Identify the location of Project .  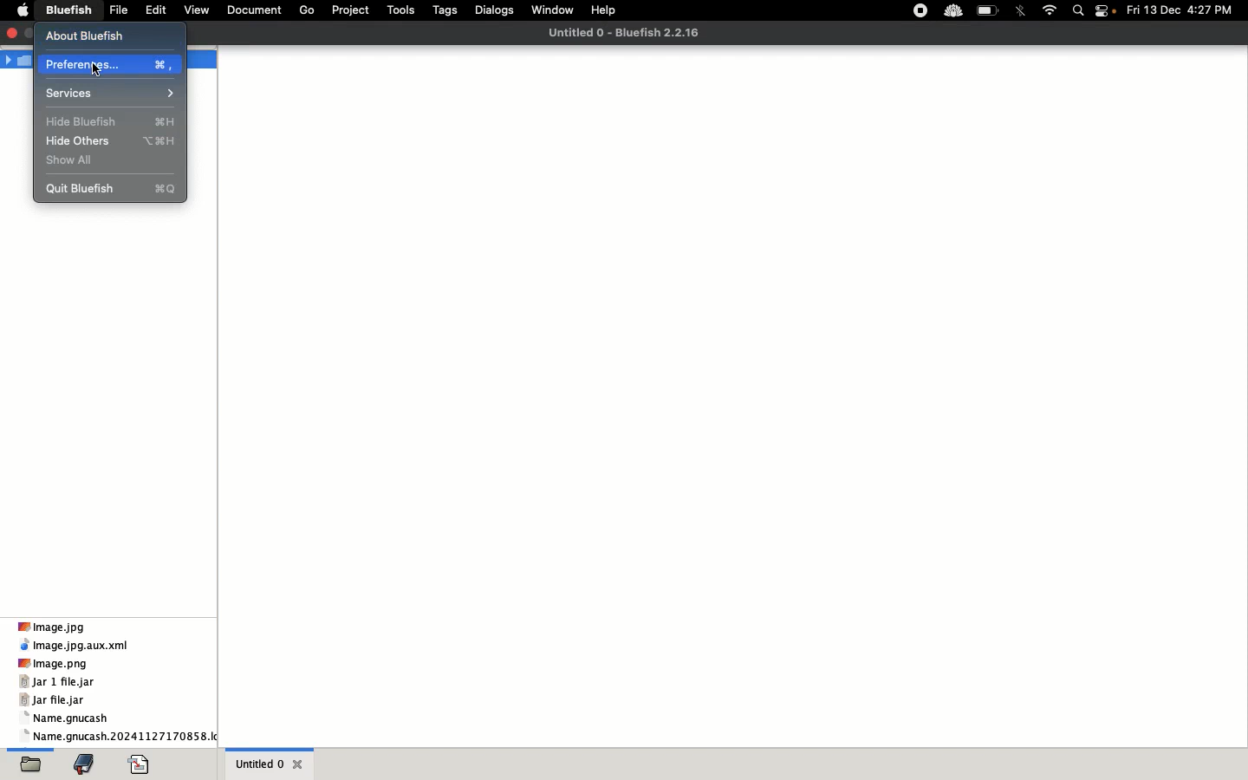
(352, 11).